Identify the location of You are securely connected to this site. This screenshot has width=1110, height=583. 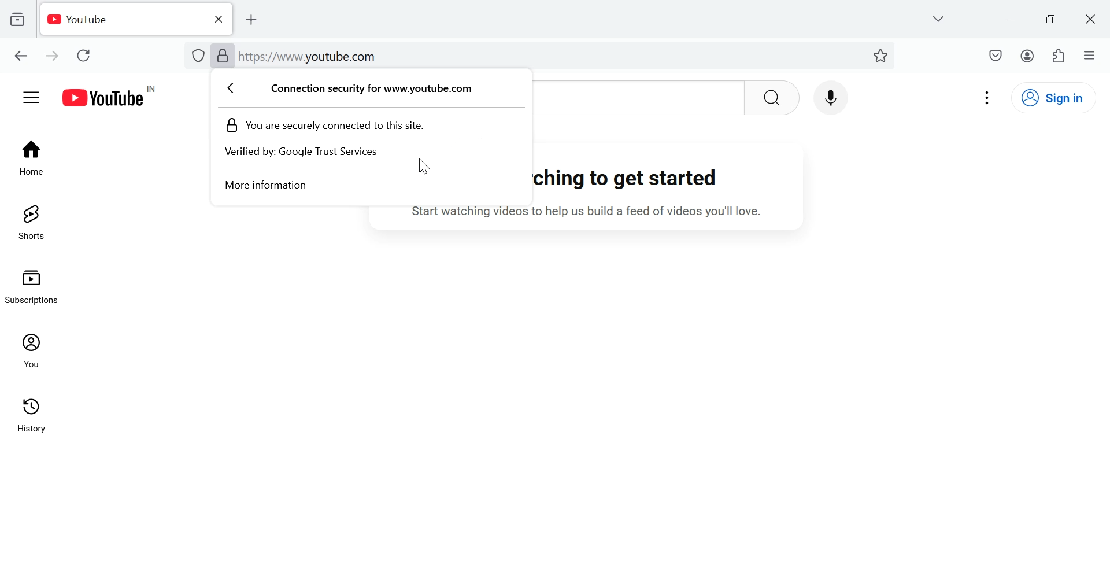
(332, 127).